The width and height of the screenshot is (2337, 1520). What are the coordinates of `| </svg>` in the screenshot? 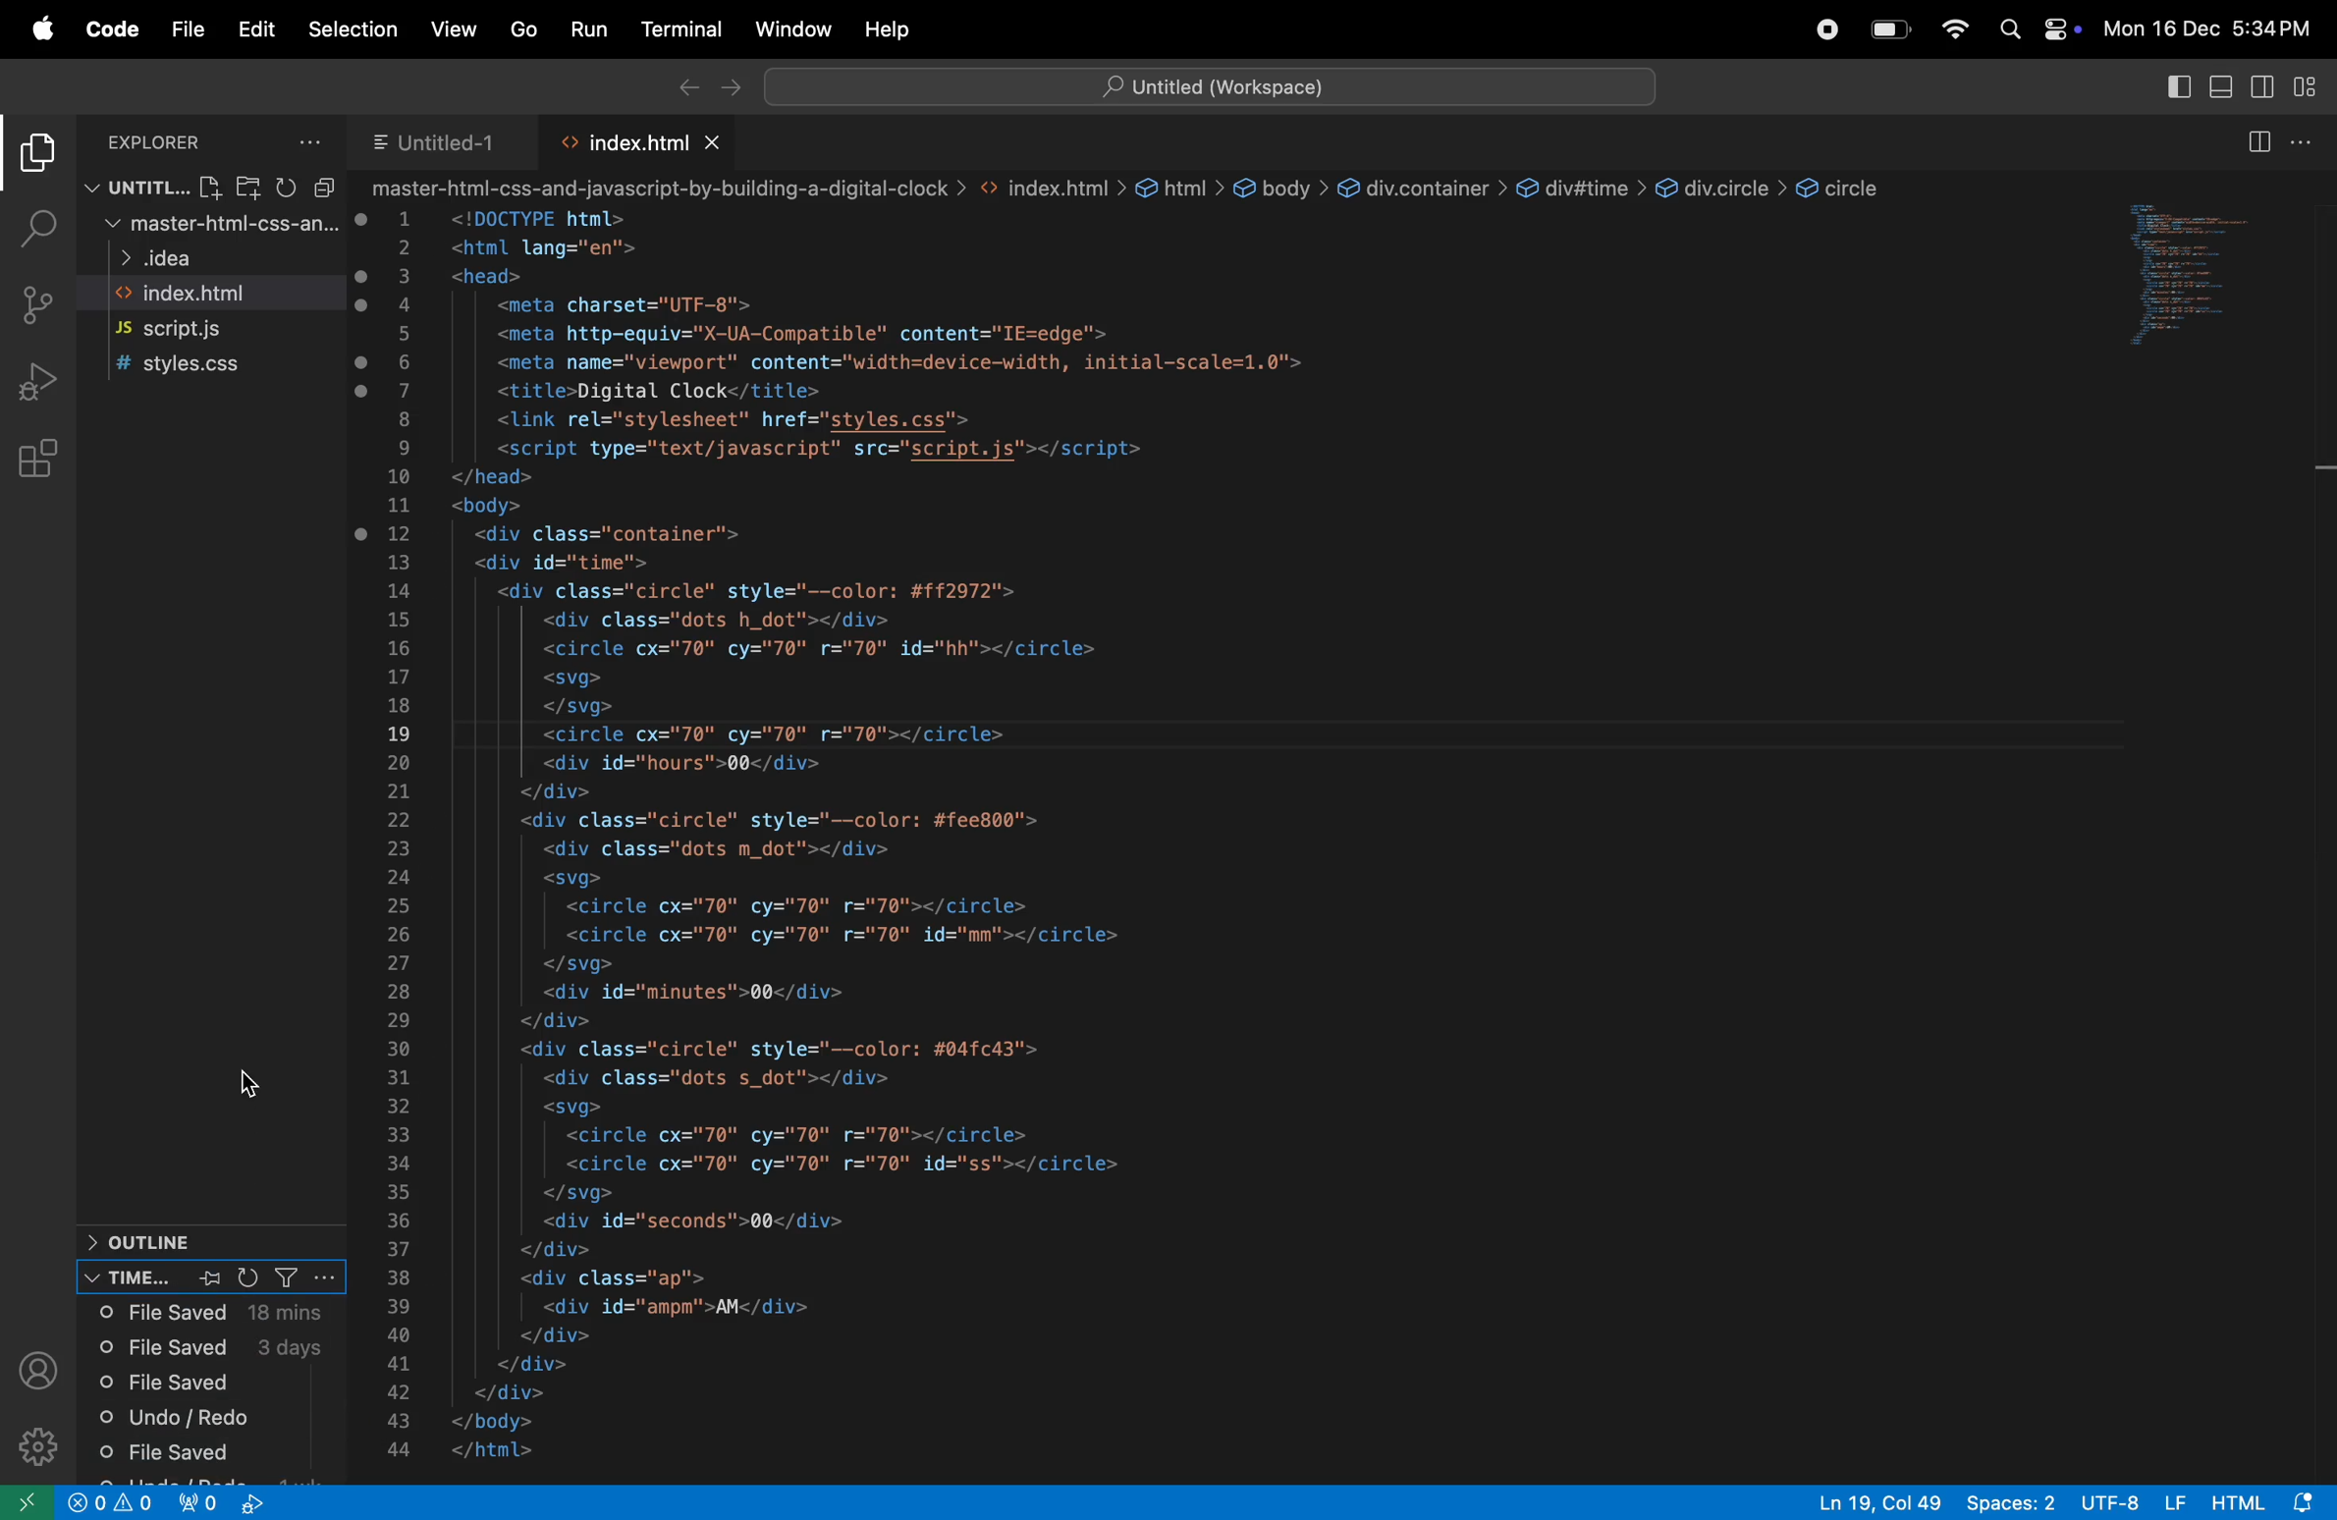 It's located at (573, 708).